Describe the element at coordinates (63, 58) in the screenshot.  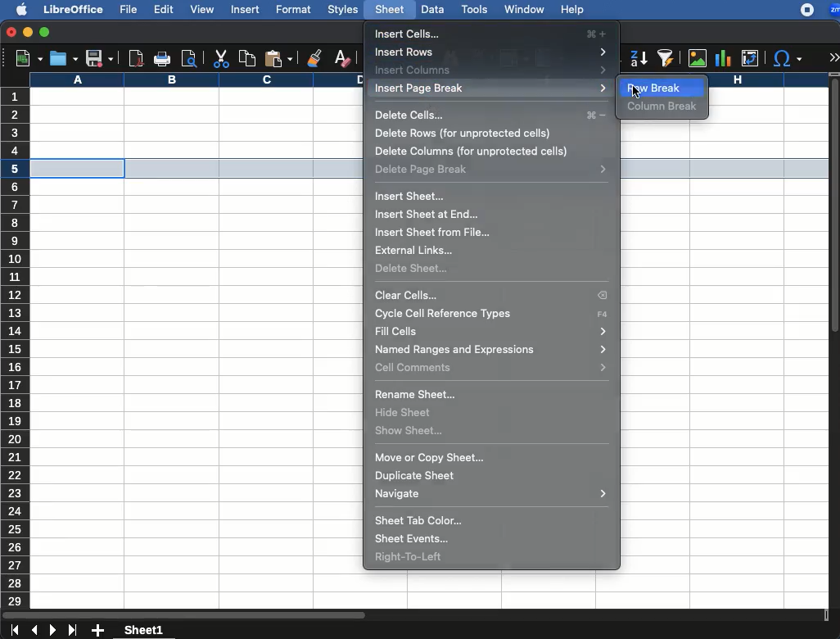
I see `open` at that location.